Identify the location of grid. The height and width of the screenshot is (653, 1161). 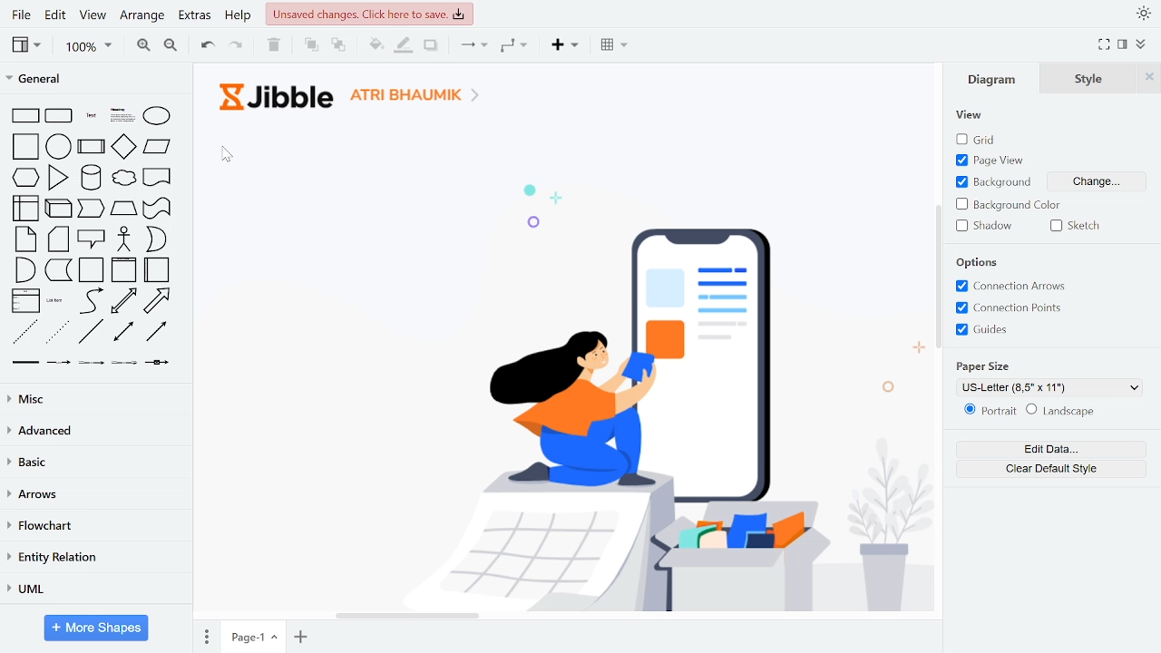
(983, 140).